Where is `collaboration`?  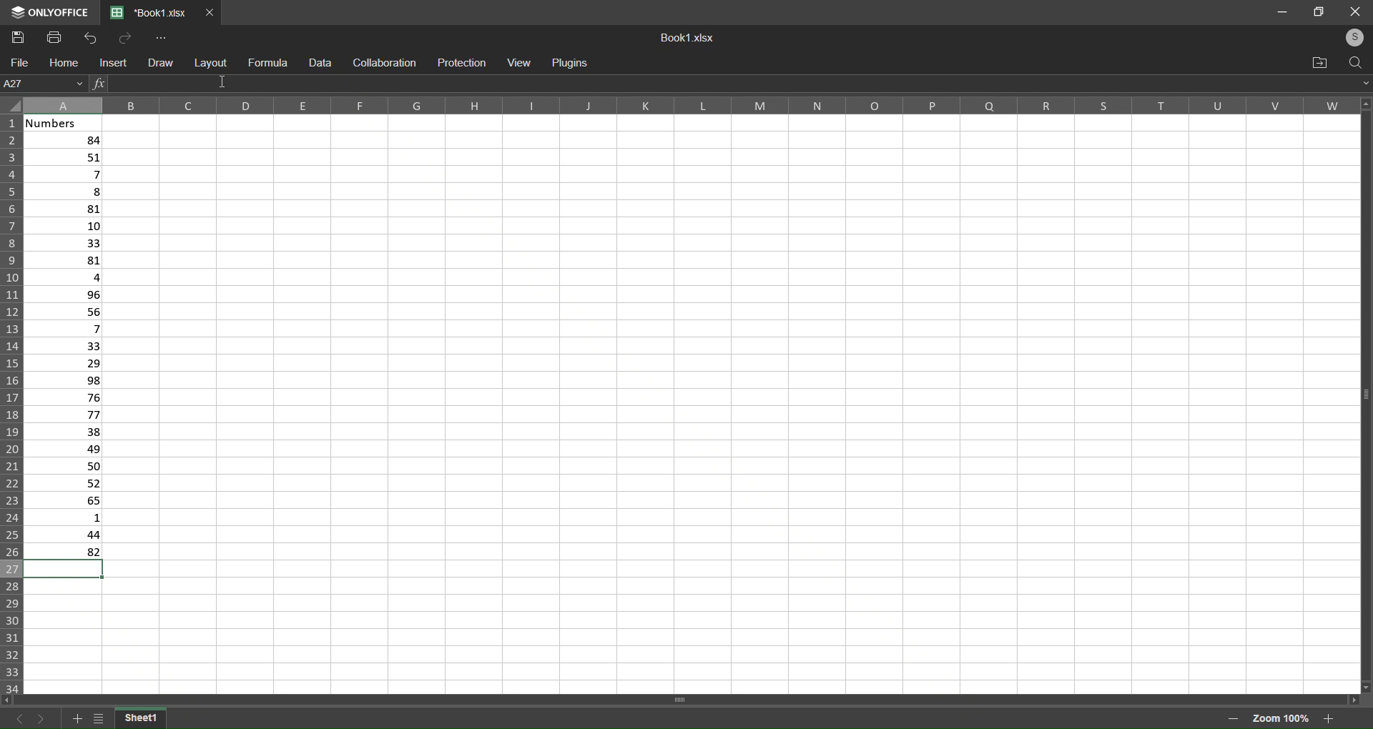
collaboration is located at coordinates (386, 63).